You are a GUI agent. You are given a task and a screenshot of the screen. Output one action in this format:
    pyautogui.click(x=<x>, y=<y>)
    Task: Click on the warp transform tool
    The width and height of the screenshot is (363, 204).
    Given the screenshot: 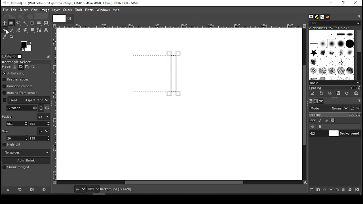 What is the action you would take?
    pyautogui.click(x=46, y=23)
    